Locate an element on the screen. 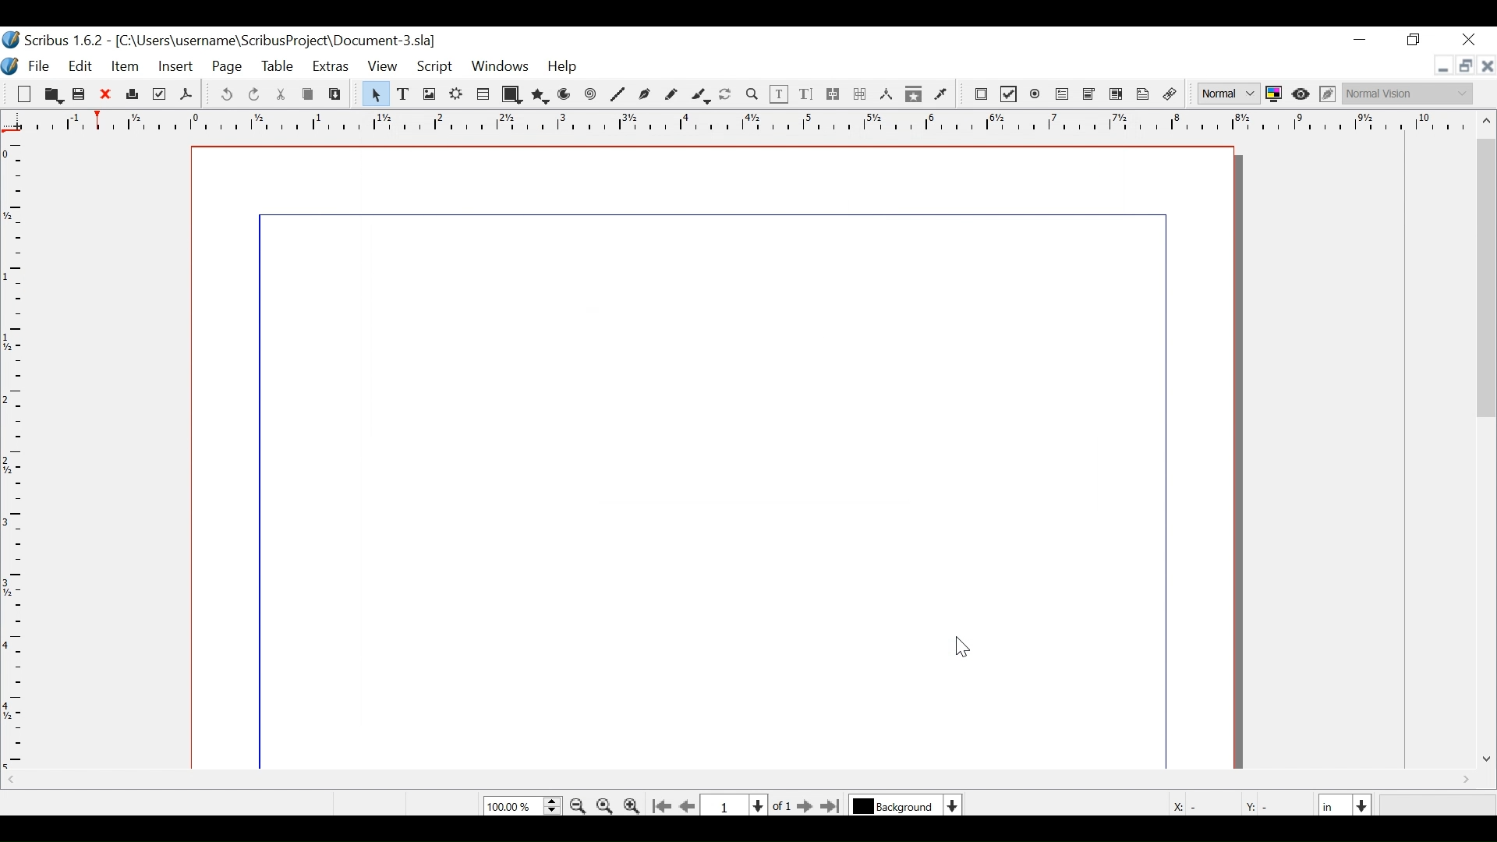 This screenshot has width=1497, height=842. Zoom is located at coordinates (522, 806).